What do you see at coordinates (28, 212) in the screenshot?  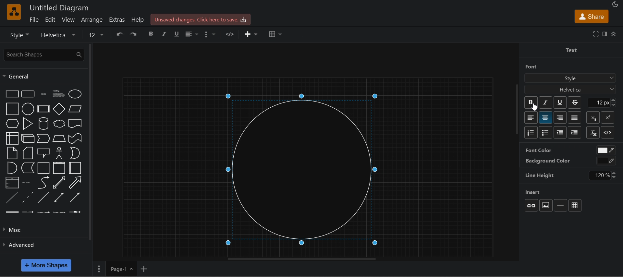 I see `Connector 2` at bounding box center [28, 212].